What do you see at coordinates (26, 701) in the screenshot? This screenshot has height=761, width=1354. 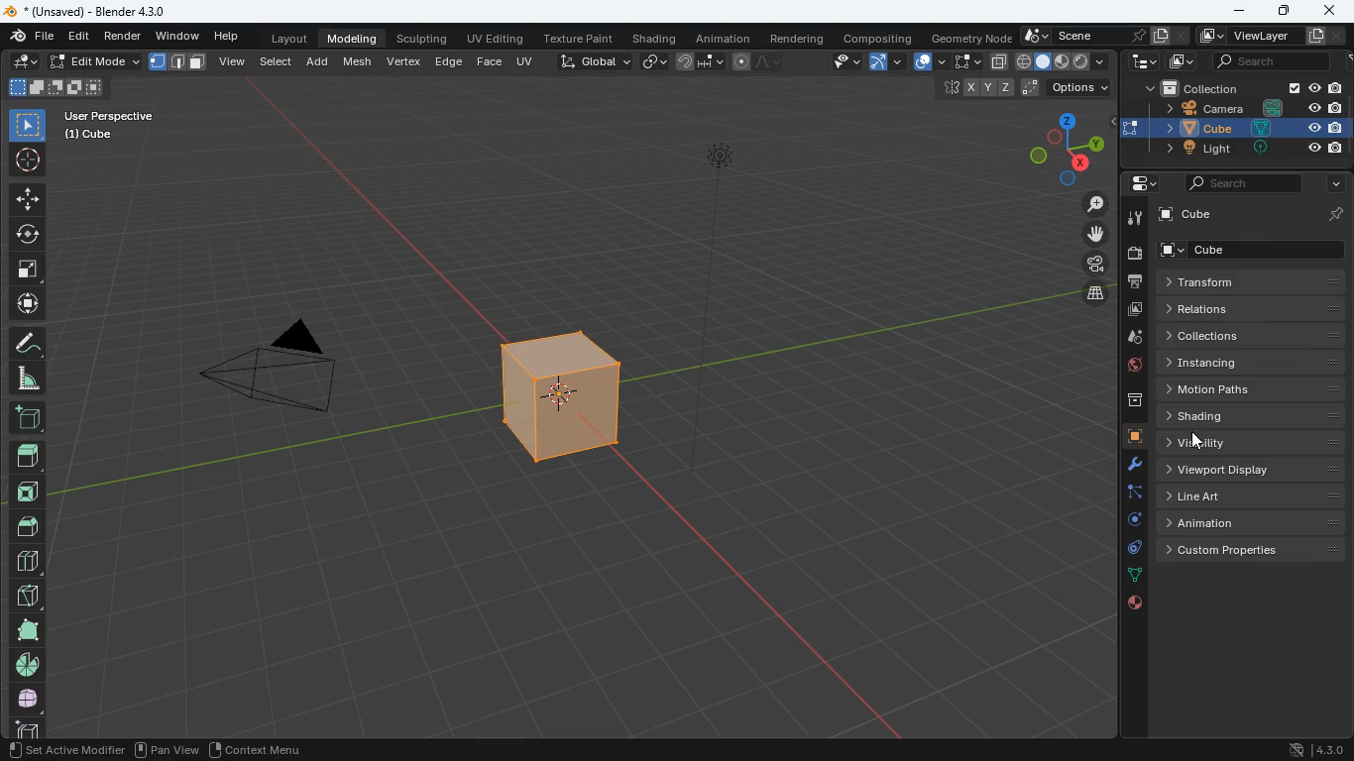 I see `globe` at bounding box center [26, 701].